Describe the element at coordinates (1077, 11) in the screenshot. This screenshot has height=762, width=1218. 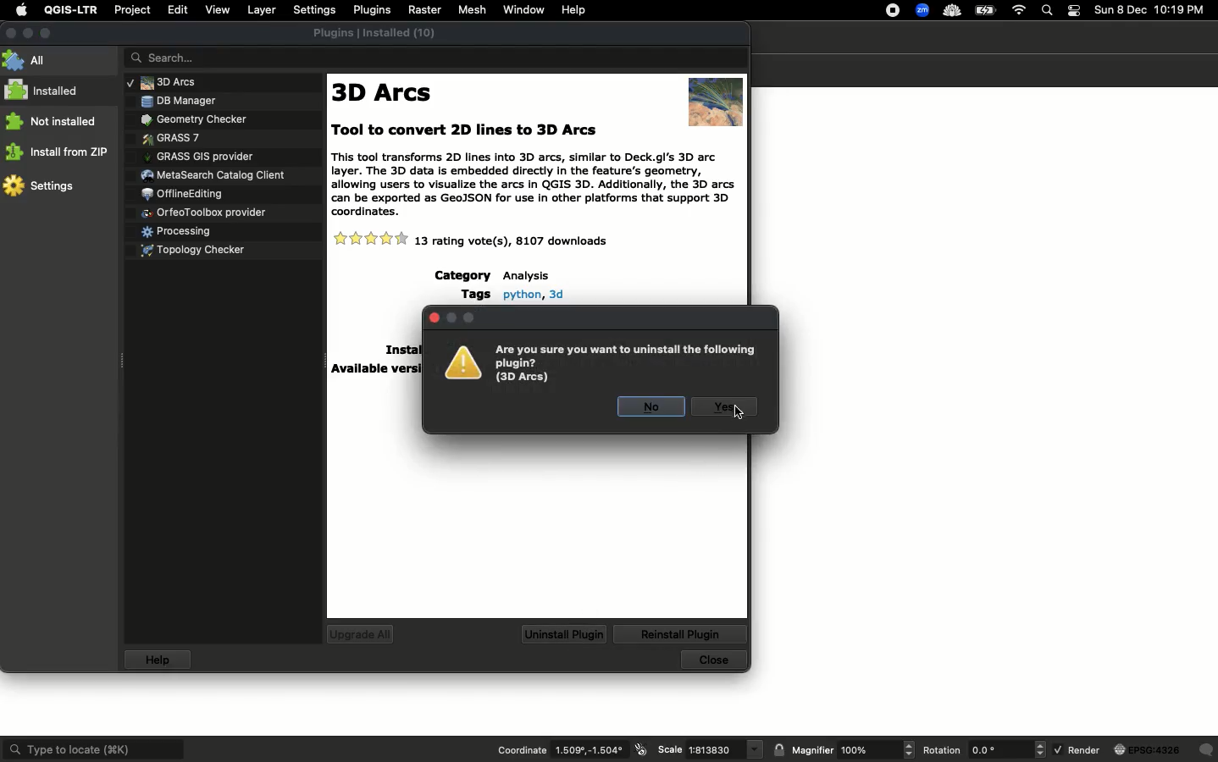
I see `Notification` at that location.